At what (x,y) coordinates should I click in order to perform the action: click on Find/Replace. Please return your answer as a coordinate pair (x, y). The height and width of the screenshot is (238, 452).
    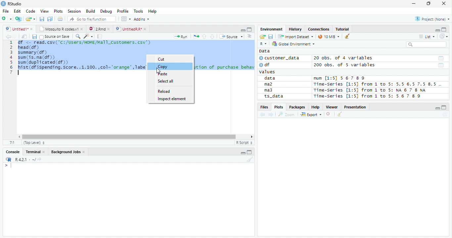
    Looking at the image, I should click on (77, 36).